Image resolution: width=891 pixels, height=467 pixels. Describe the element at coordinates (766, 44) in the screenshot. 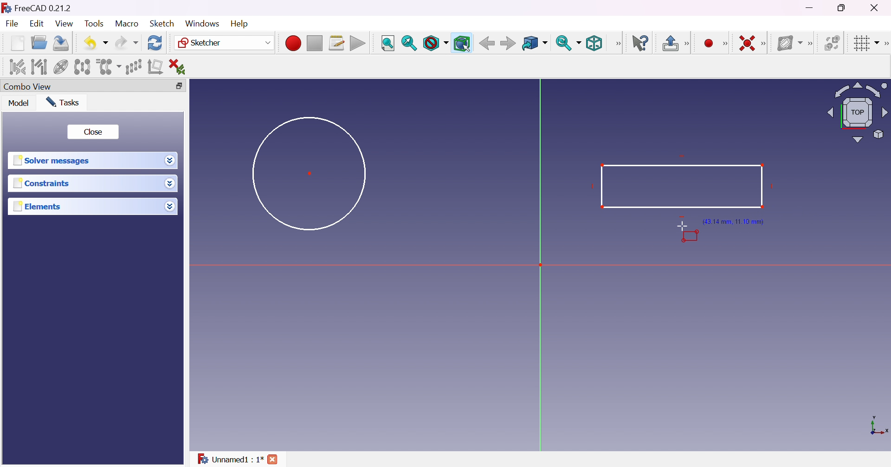

I see `[Sketcher constraints]` at that location.